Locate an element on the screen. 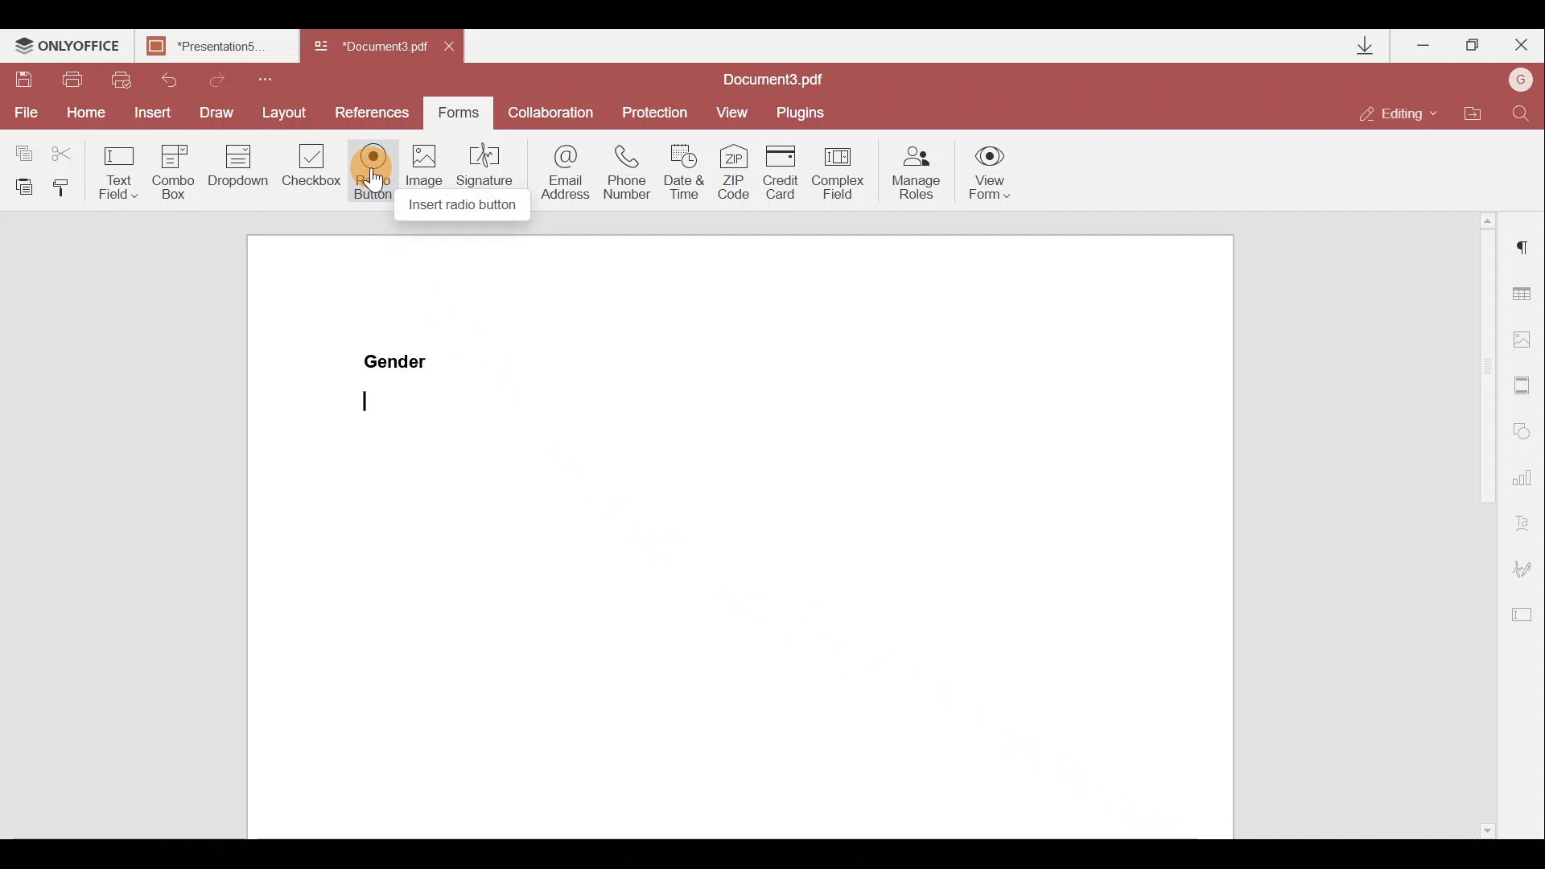  Account name is located at coordinates (1521, 80).